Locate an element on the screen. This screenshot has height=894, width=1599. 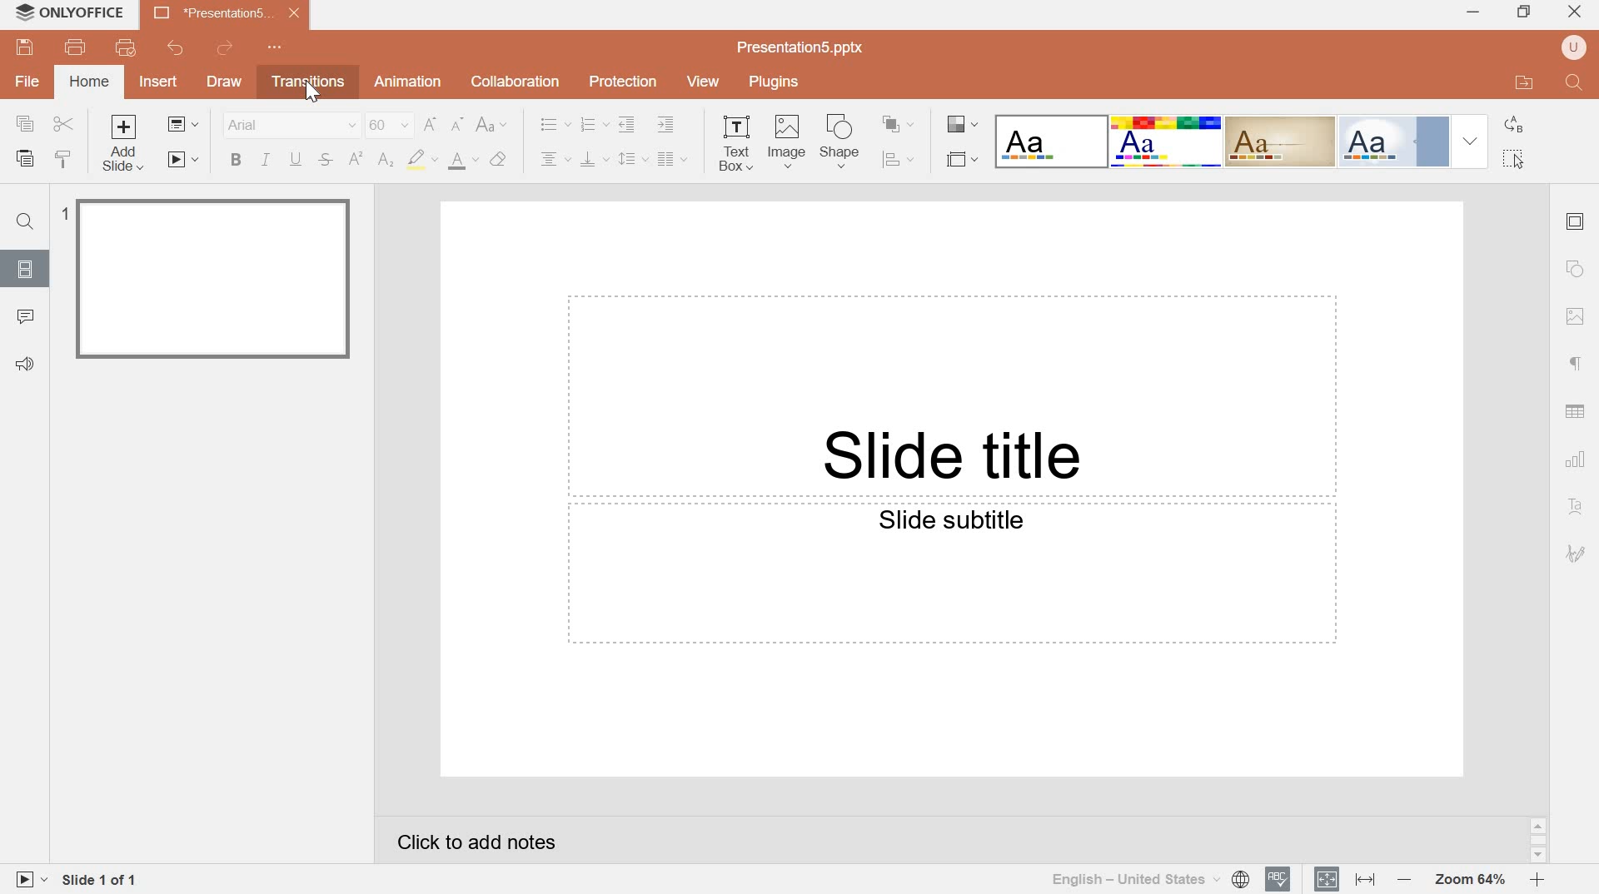
Presentation5.pptx is located at coordinates (802, 46).